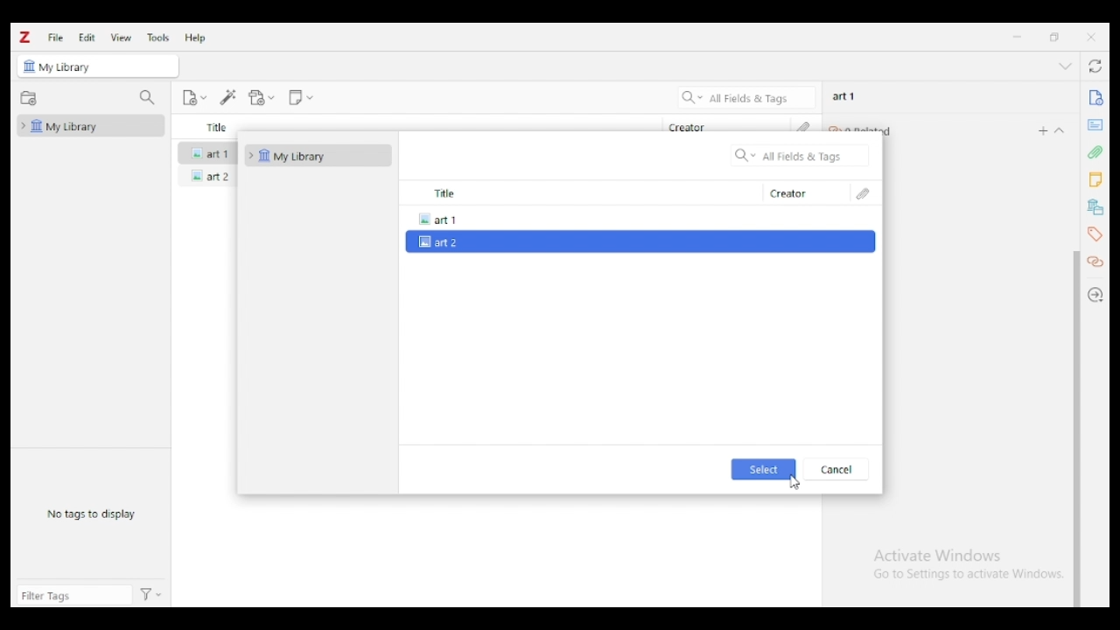 The image size is (1120, 630). What do you see at coordinates (207, 151) in the screenshot?
I see `art 1` at bounding box center [207, 151].